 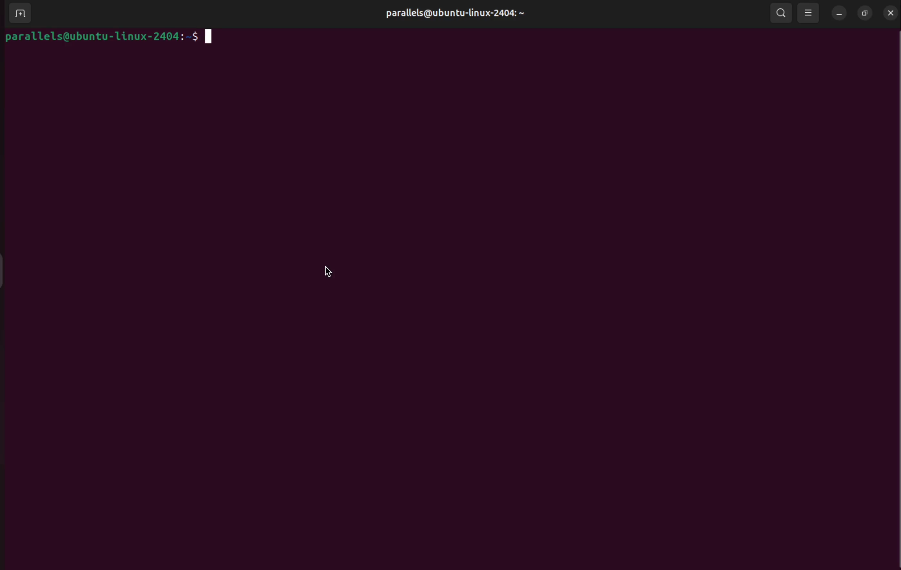 What do you see at coordinates (839, 13) in the screenshot?
I see `minimize` at bounding box center [839, 13].